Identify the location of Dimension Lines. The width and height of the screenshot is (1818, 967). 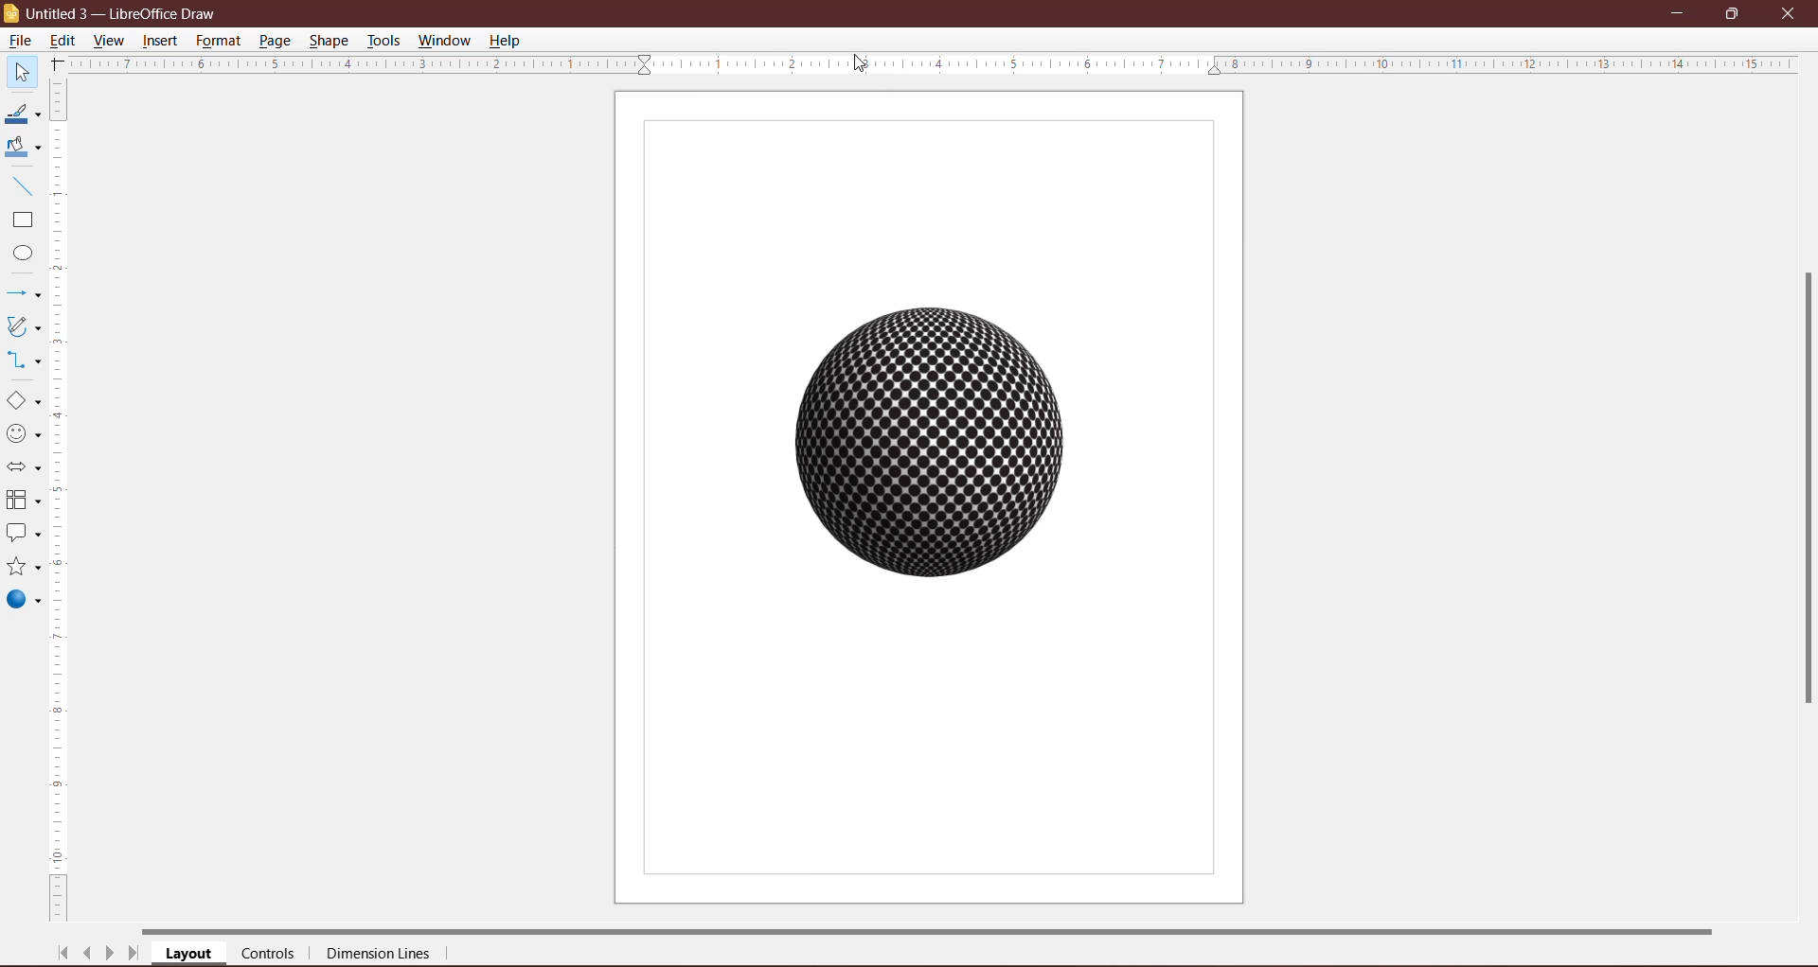
(380, 956).